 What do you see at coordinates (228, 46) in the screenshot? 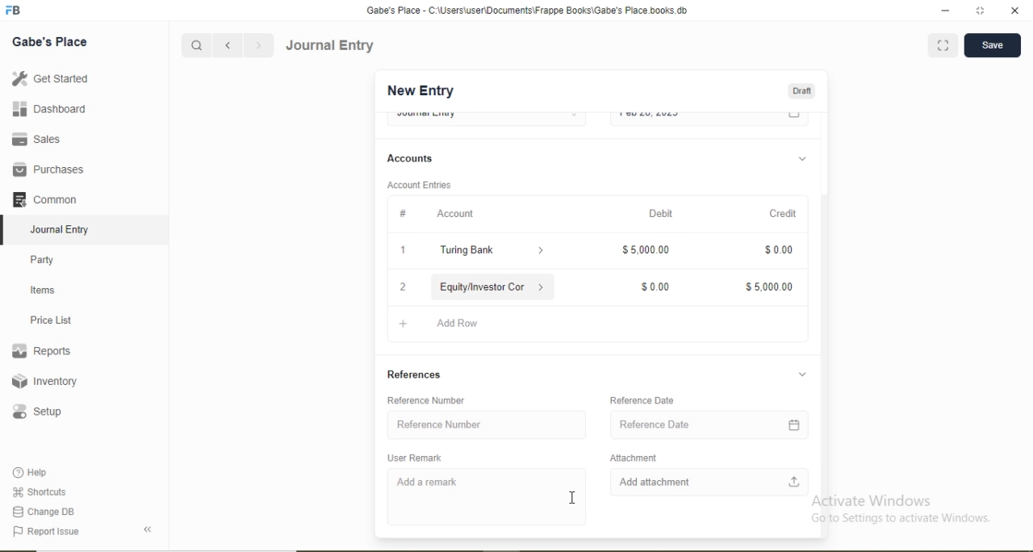
I see `Backward` at bounding box center [228, 46].